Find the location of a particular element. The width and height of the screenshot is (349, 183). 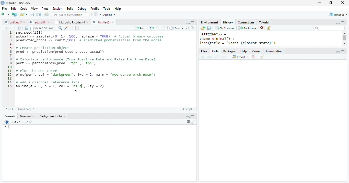

Untitled 2 is located at coordinates (101, 22).